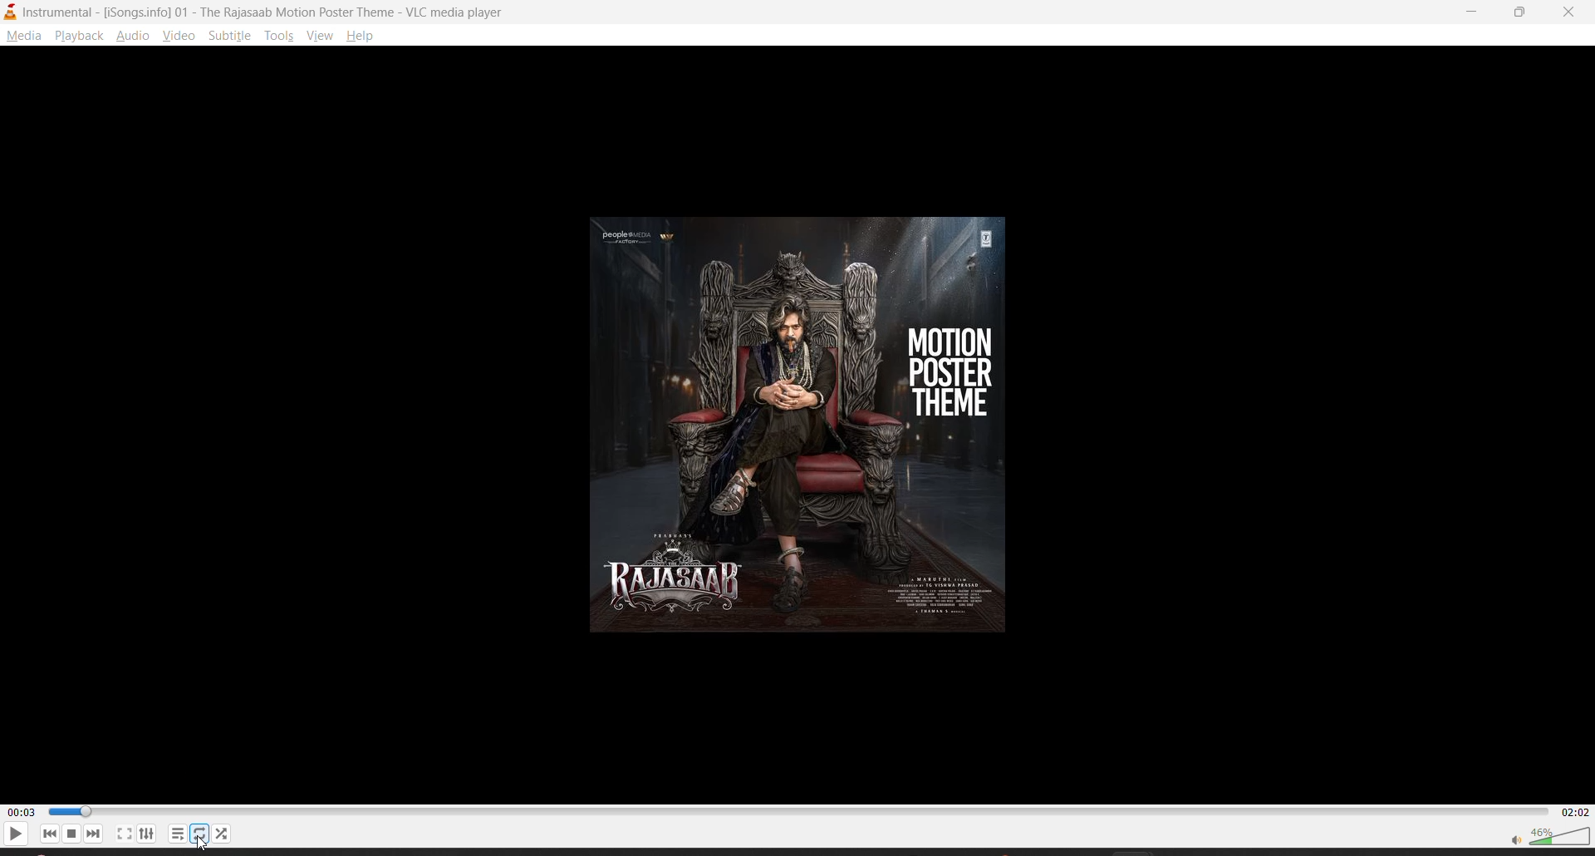 This screenshot has height=856, width=1595. What do you see at coordinates (798, 426) in the screenshot?
I see `motion poster theme thumbnail` at bounding box center [798, 426].